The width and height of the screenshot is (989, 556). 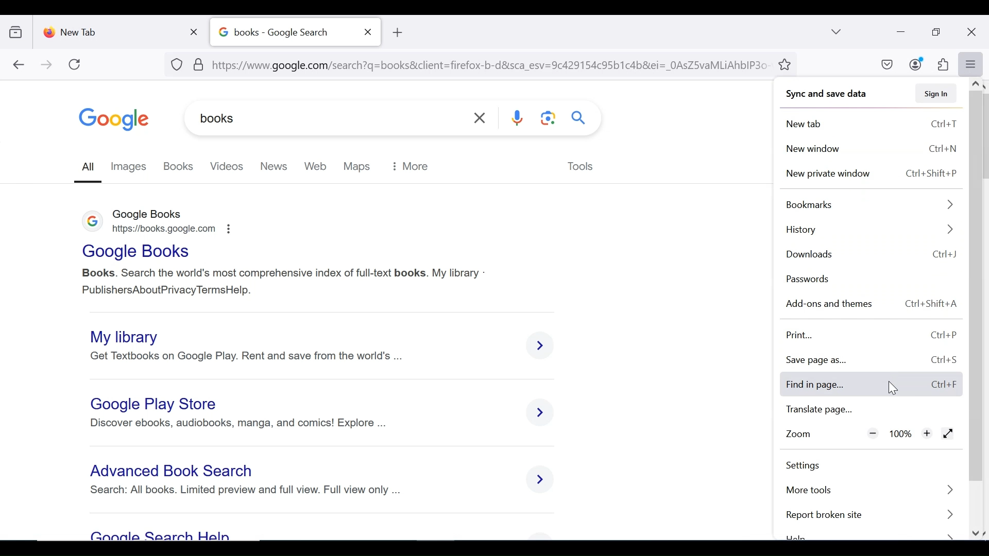 I want to click on save to pocket, so click(x=886, y=65).